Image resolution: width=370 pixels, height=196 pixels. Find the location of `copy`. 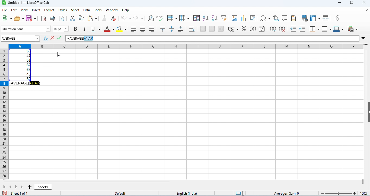

copy is located at coordinates (81, 18).